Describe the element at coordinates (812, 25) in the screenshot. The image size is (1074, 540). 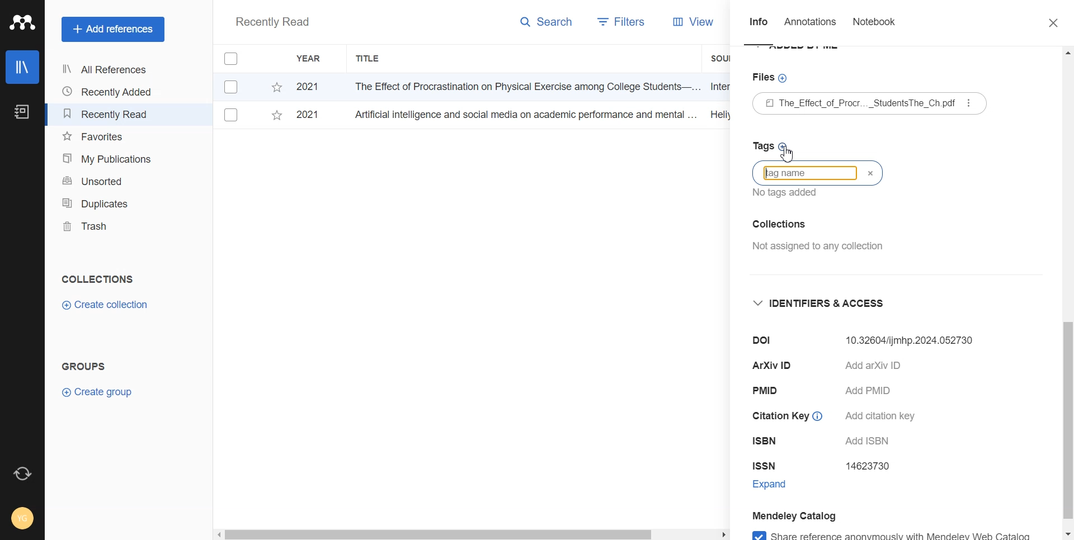
I see `Annotations` at that location.